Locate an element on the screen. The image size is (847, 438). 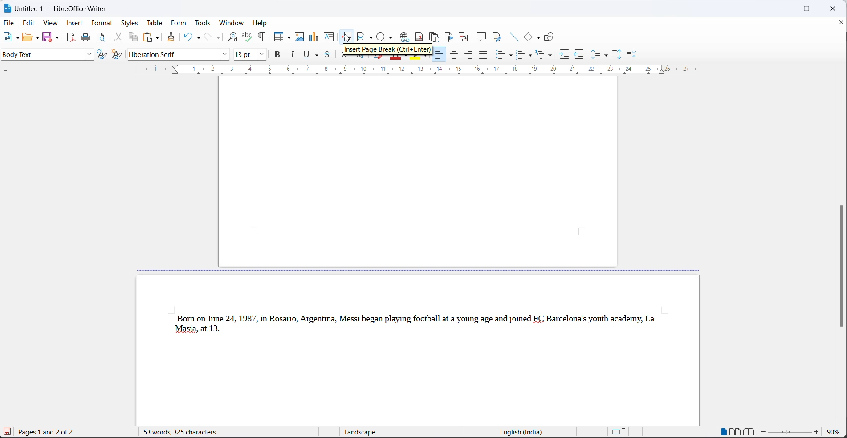
insert endnote is located at coordinates (435, 38).